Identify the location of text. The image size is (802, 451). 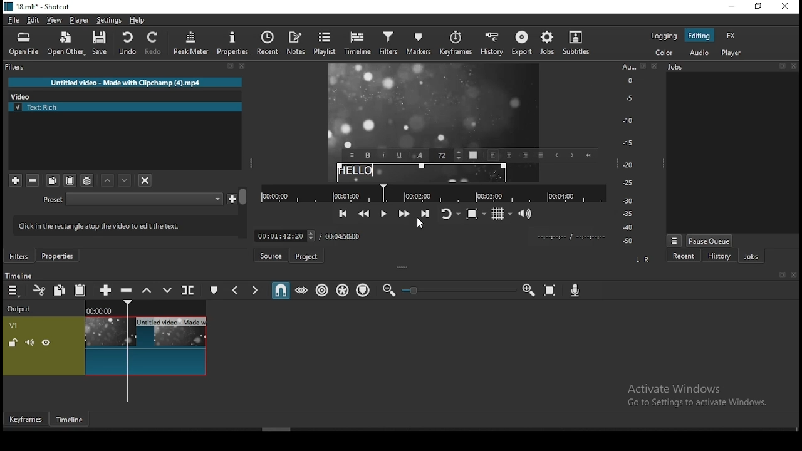
(422, 173).